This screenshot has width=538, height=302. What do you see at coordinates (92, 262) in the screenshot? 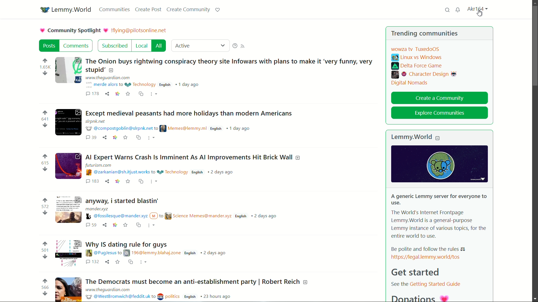
I see `comments` at bounding box center [92, 262].